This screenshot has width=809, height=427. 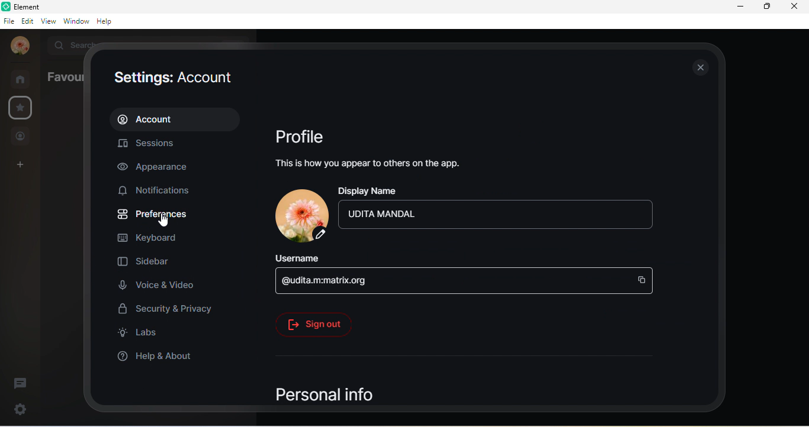 I want to click on add space, so click(x=21, y=167).